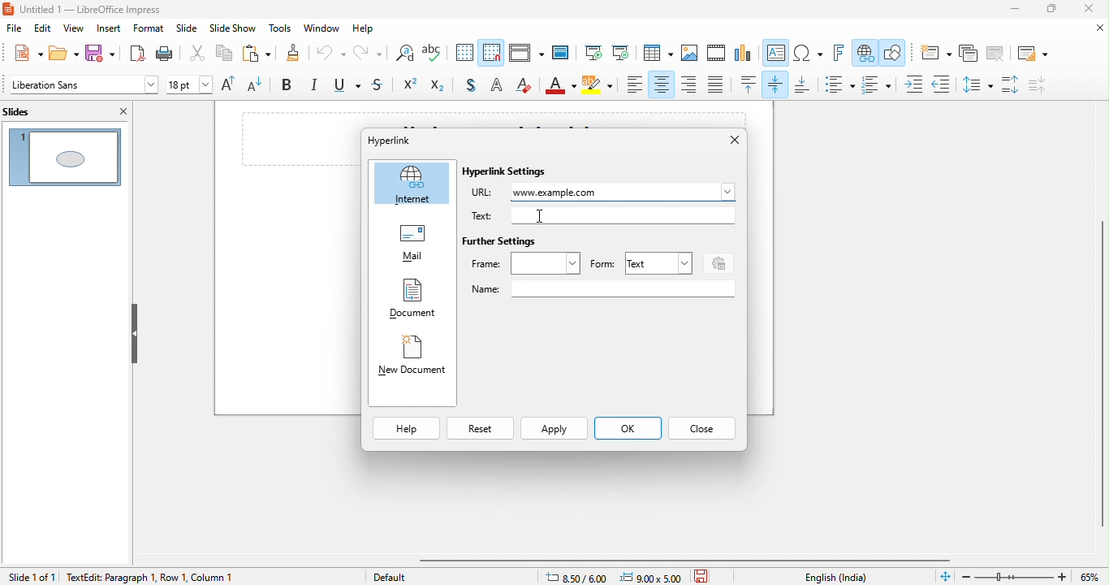 This screenshot has height=585, width=1109. What do you see at coordinates (31, 110) in the screenshot?
I see `slides` at bounding box center [31, 110].